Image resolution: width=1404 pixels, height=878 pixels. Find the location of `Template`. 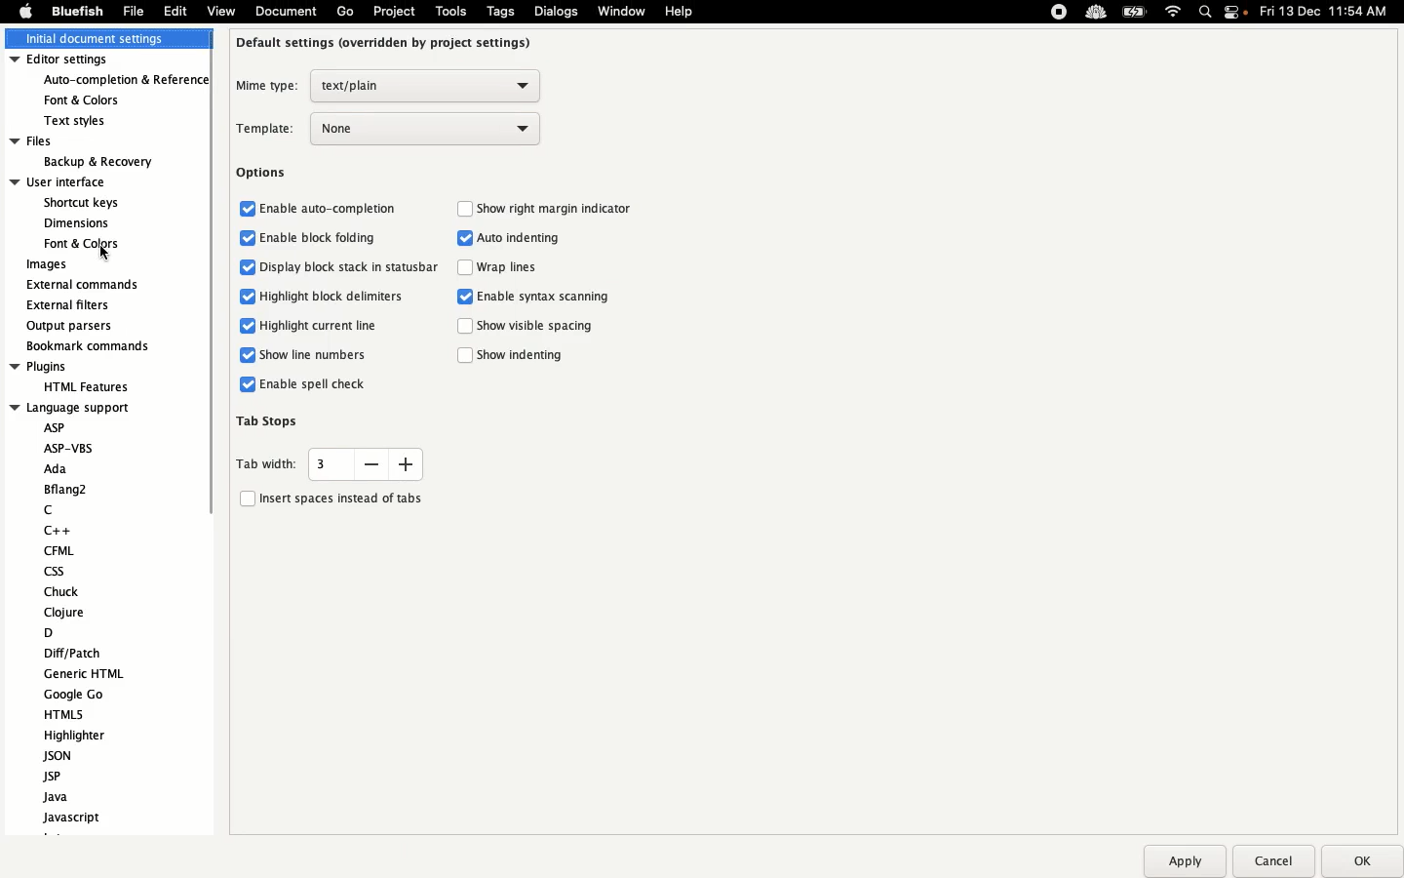

Template is located at coordinates (390, 129).